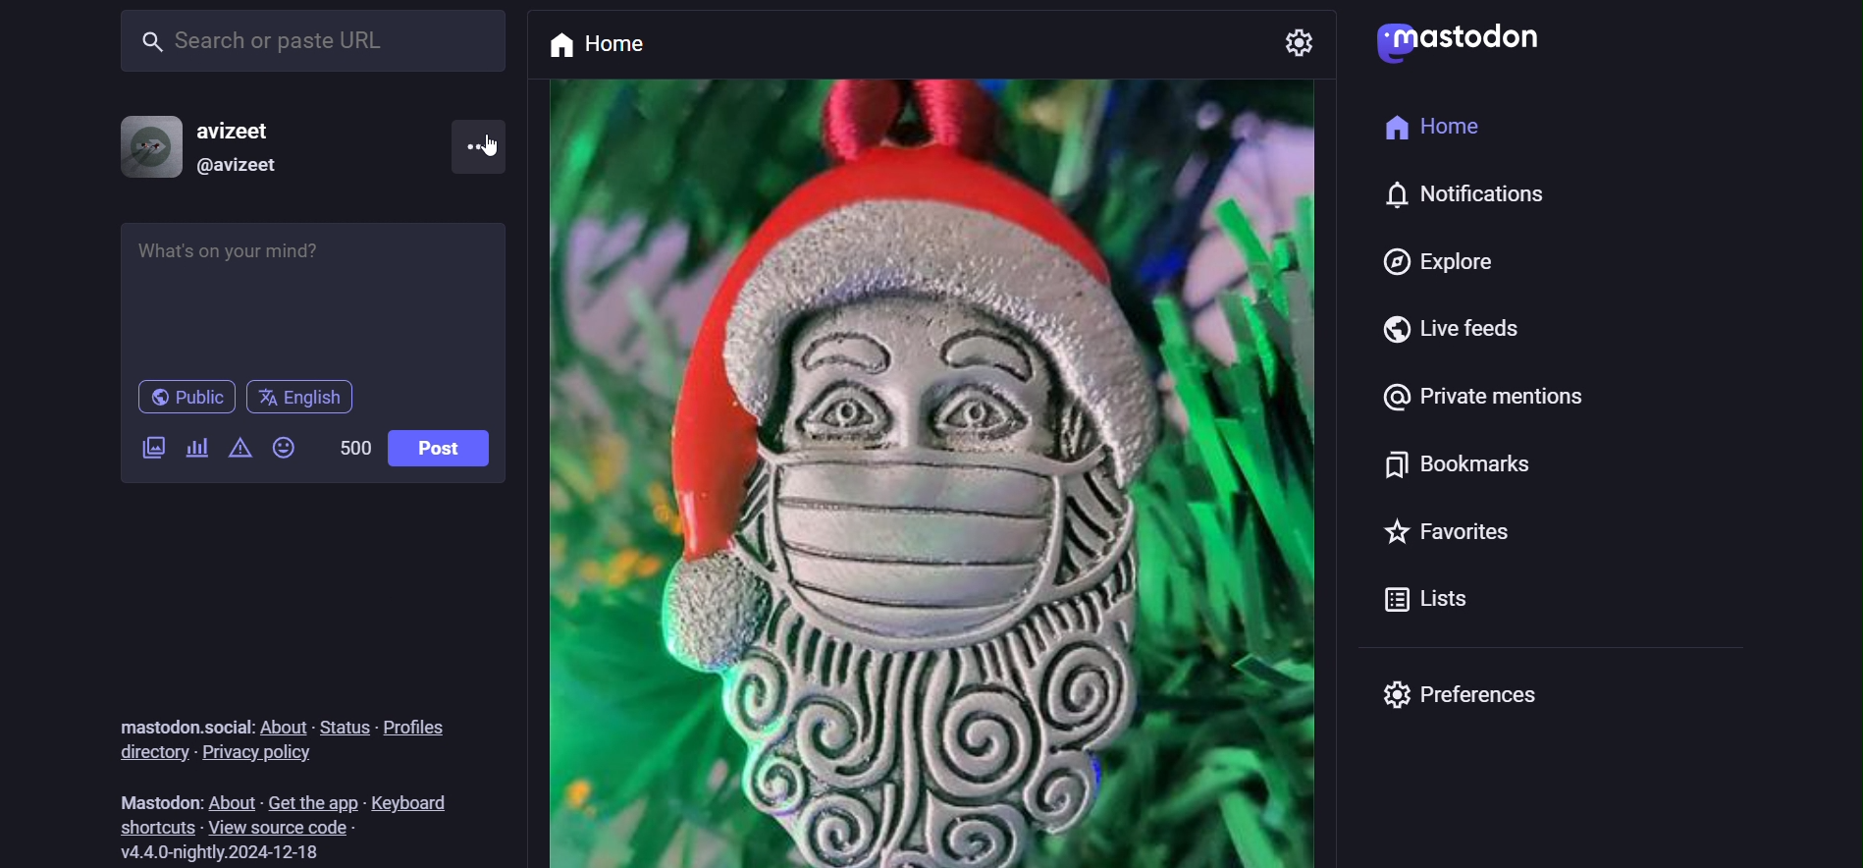  Describe the element at coordinates (288, 825) in the screenshot. I see `view source code` at that location.